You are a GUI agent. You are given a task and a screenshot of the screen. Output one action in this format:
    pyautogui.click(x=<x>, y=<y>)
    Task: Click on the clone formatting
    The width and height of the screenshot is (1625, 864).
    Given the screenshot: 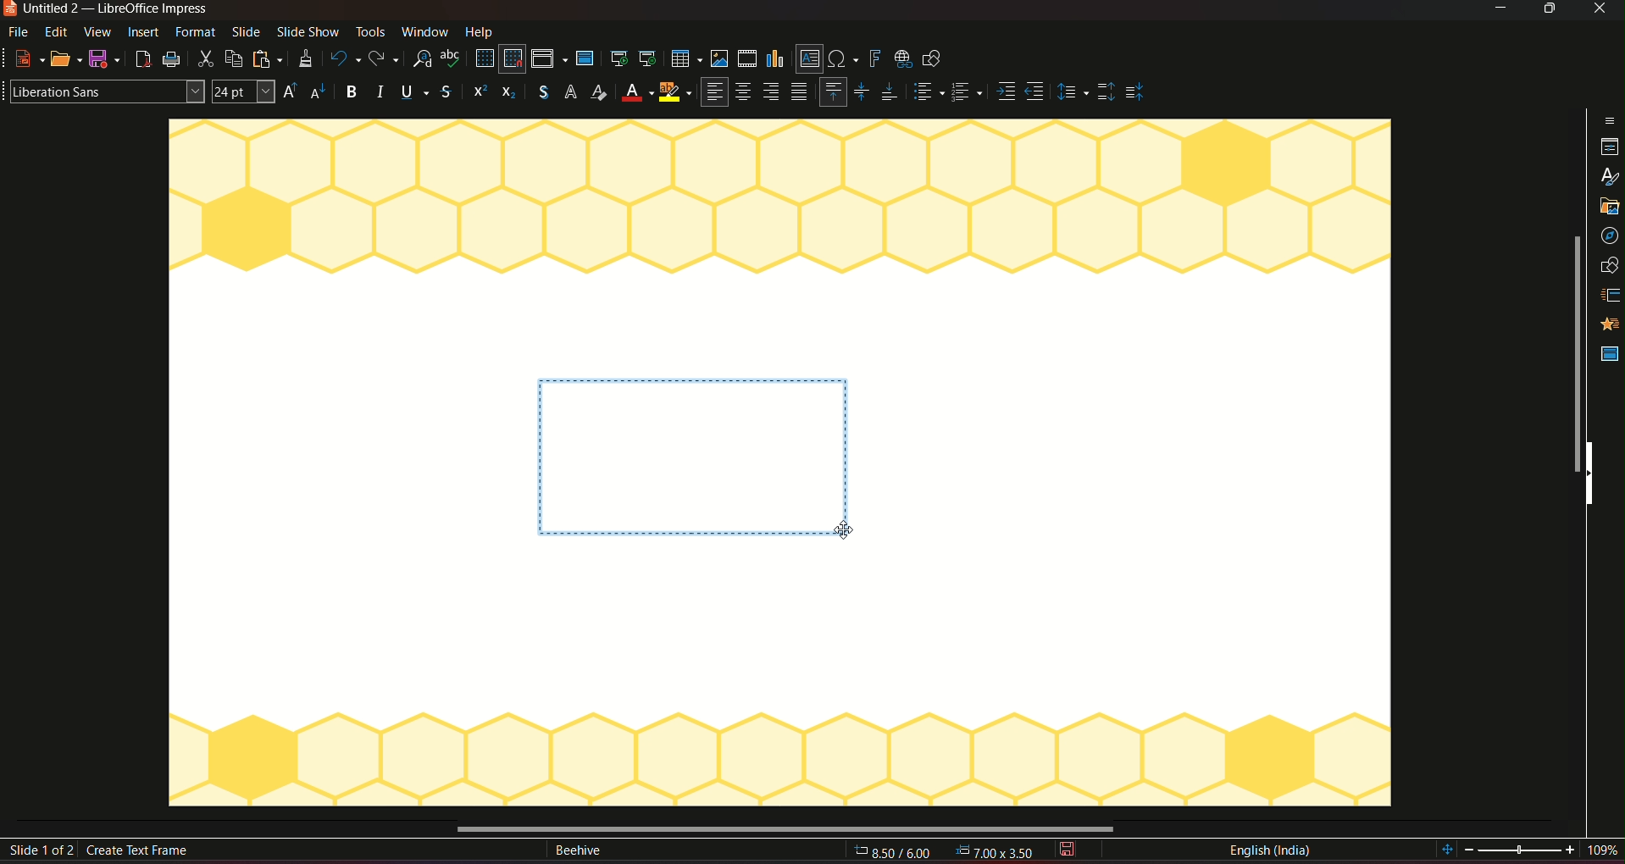 What is the action you would take?
    pyautogui.click(x=303, y=59)
    